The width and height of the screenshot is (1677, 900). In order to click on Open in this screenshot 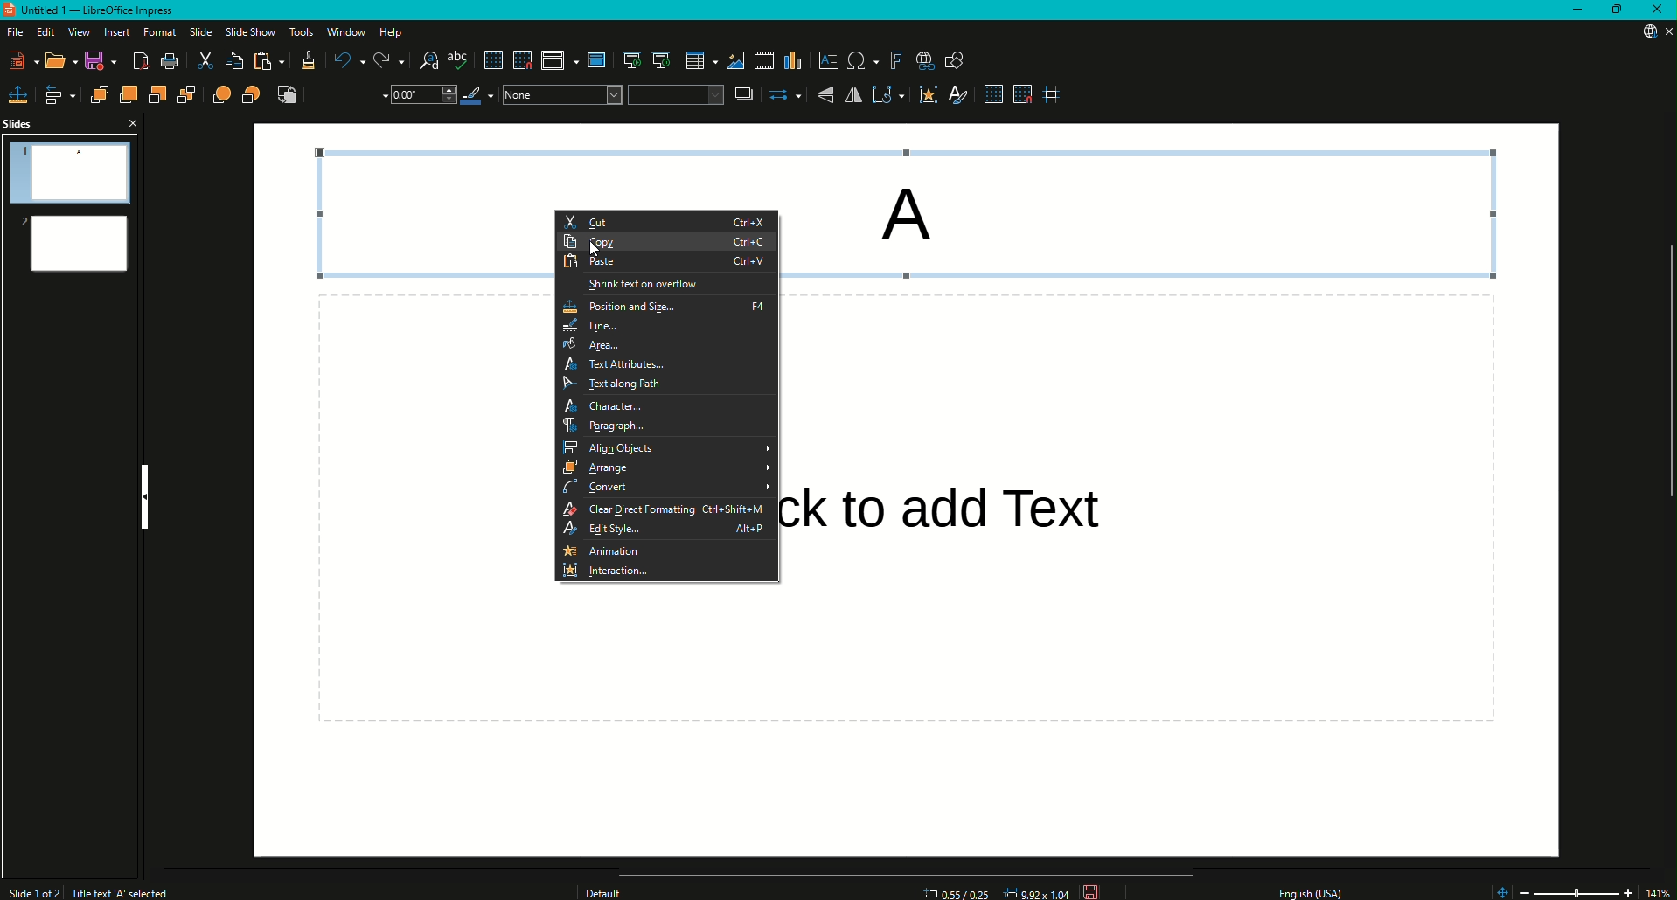, I will do `click(55, 60)`.